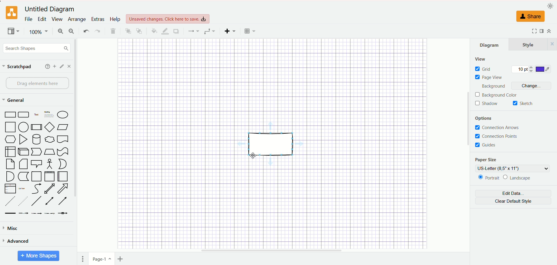 This screenshot has width=557, height=265. Describe the element at coordinates (38, 32) in the screenshot. I see `100%` at that location.